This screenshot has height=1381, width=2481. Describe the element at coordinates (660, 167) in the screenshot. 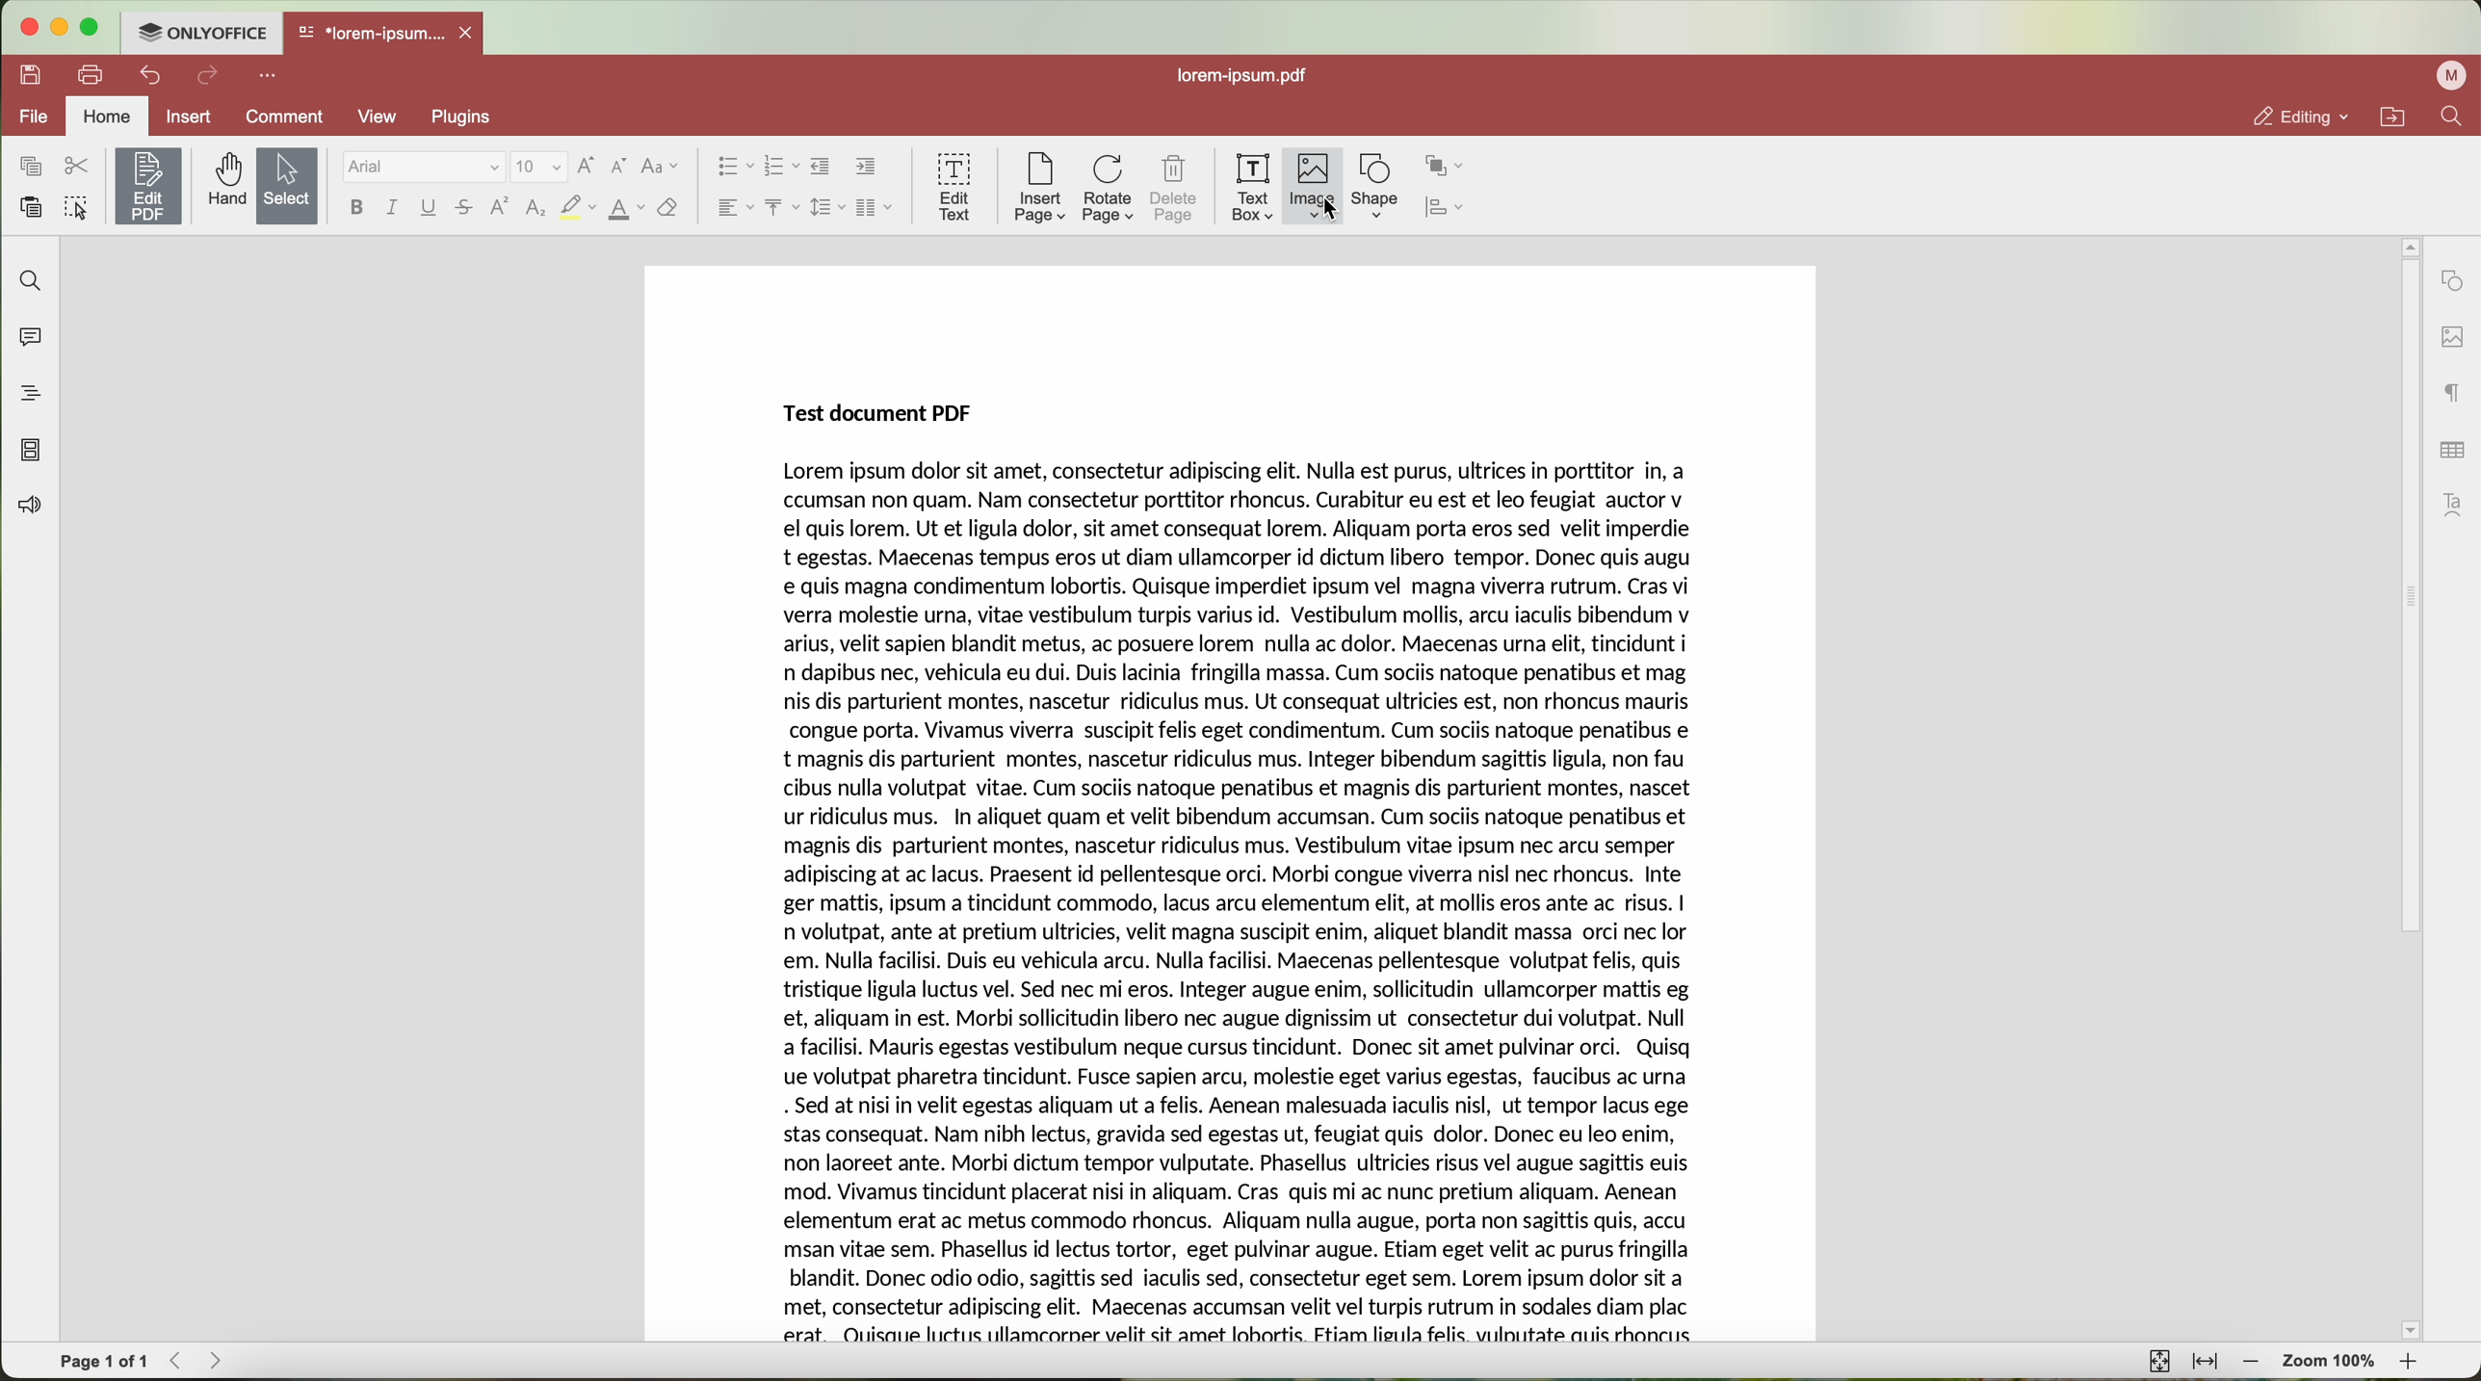

I see `change case` at that location.